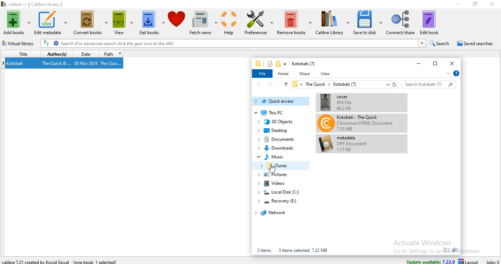 This screenshot has height=264, width=501. I want to click on properties, so click(269, 63).